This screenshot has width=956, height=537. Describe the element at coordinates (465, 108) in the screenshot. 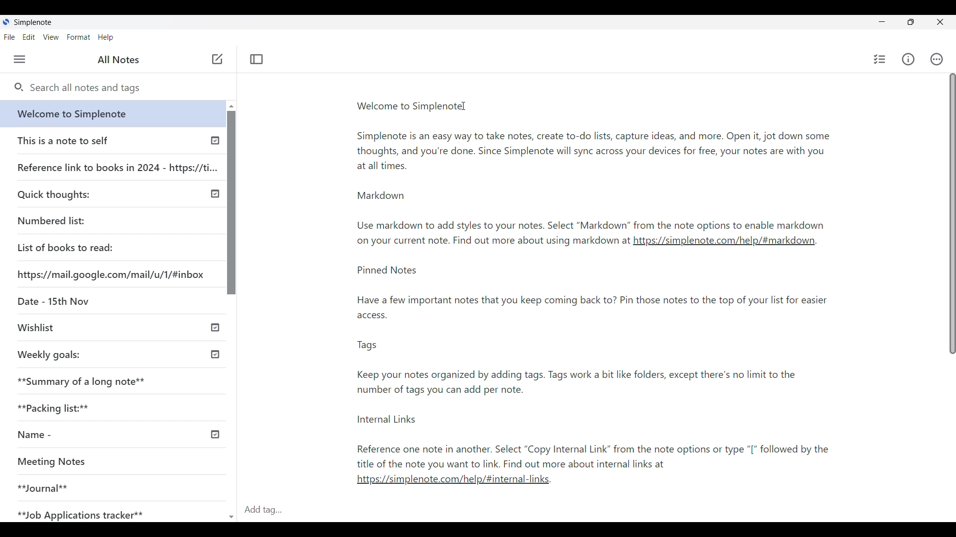

I see `cursor` at that location.